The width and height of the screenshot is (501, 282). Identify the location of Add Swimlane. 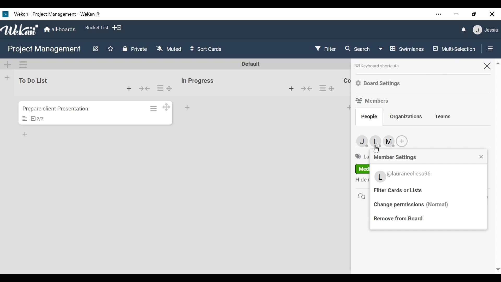
(8, 65).